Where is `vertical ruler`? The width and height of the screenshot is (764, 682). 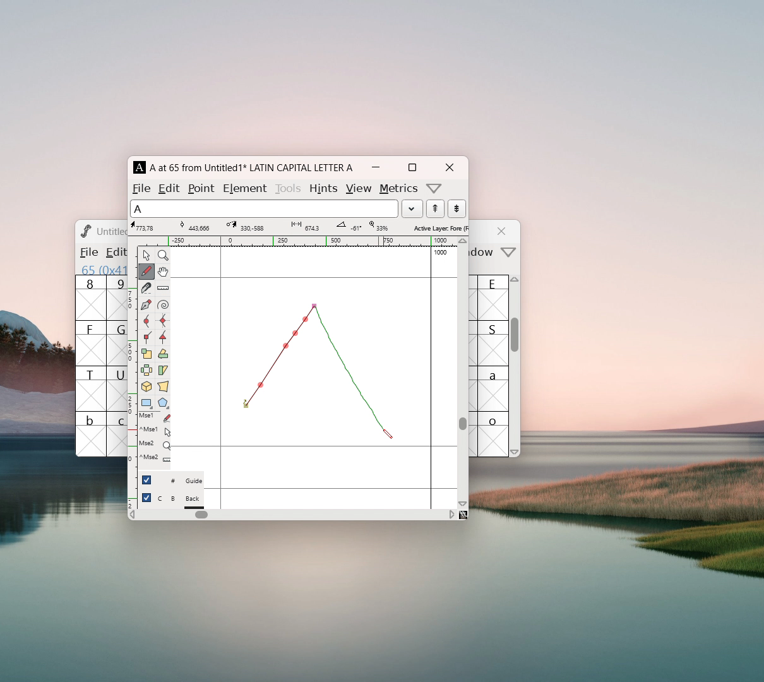 vertical ruler is located at coordinates (132, 376).